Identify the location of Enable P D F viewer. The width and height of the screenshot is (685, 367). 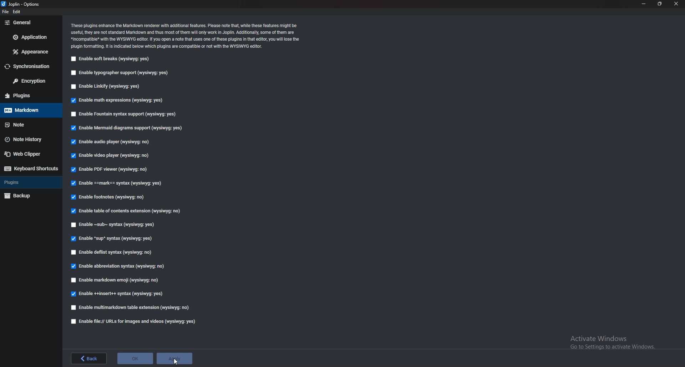
(110, 170).